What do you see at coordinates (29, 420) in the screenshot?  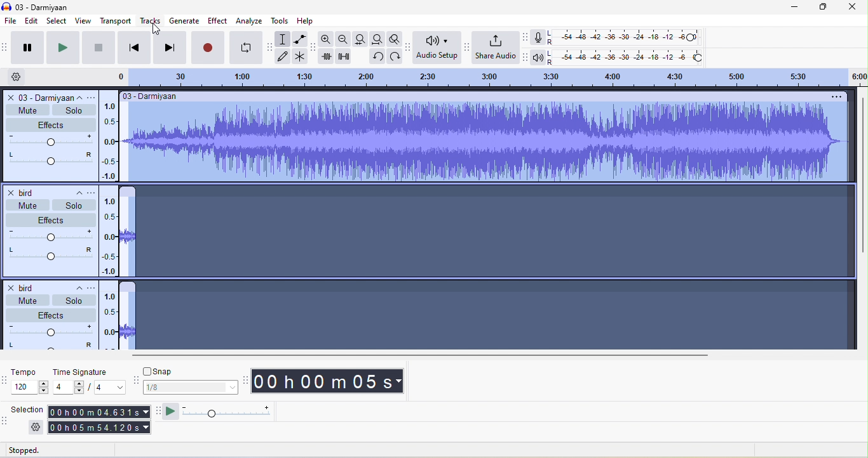 I see `selection` at bounding box center [29, 420].